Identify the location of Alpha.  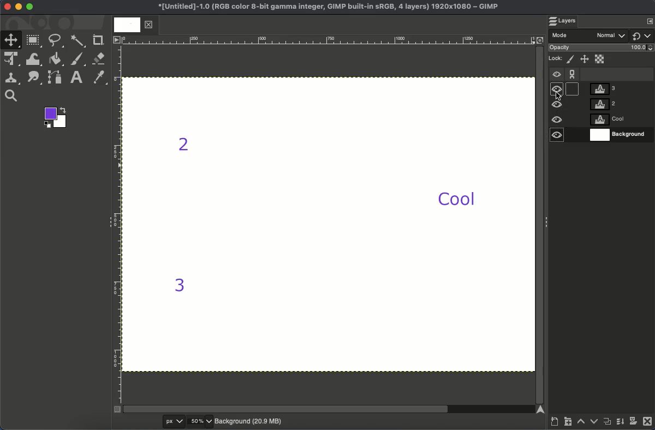
(600, 58).